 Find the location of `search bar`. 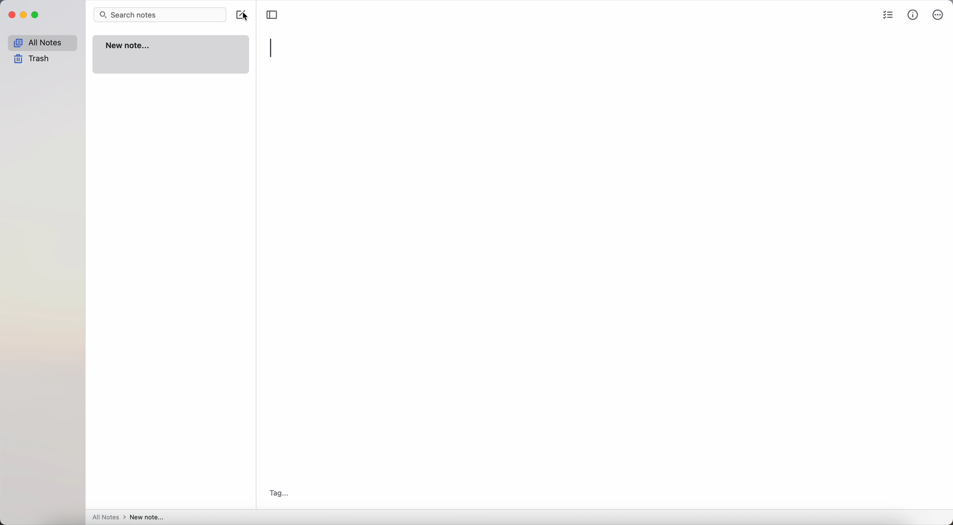

search bar is located at coordinates (159, 14).